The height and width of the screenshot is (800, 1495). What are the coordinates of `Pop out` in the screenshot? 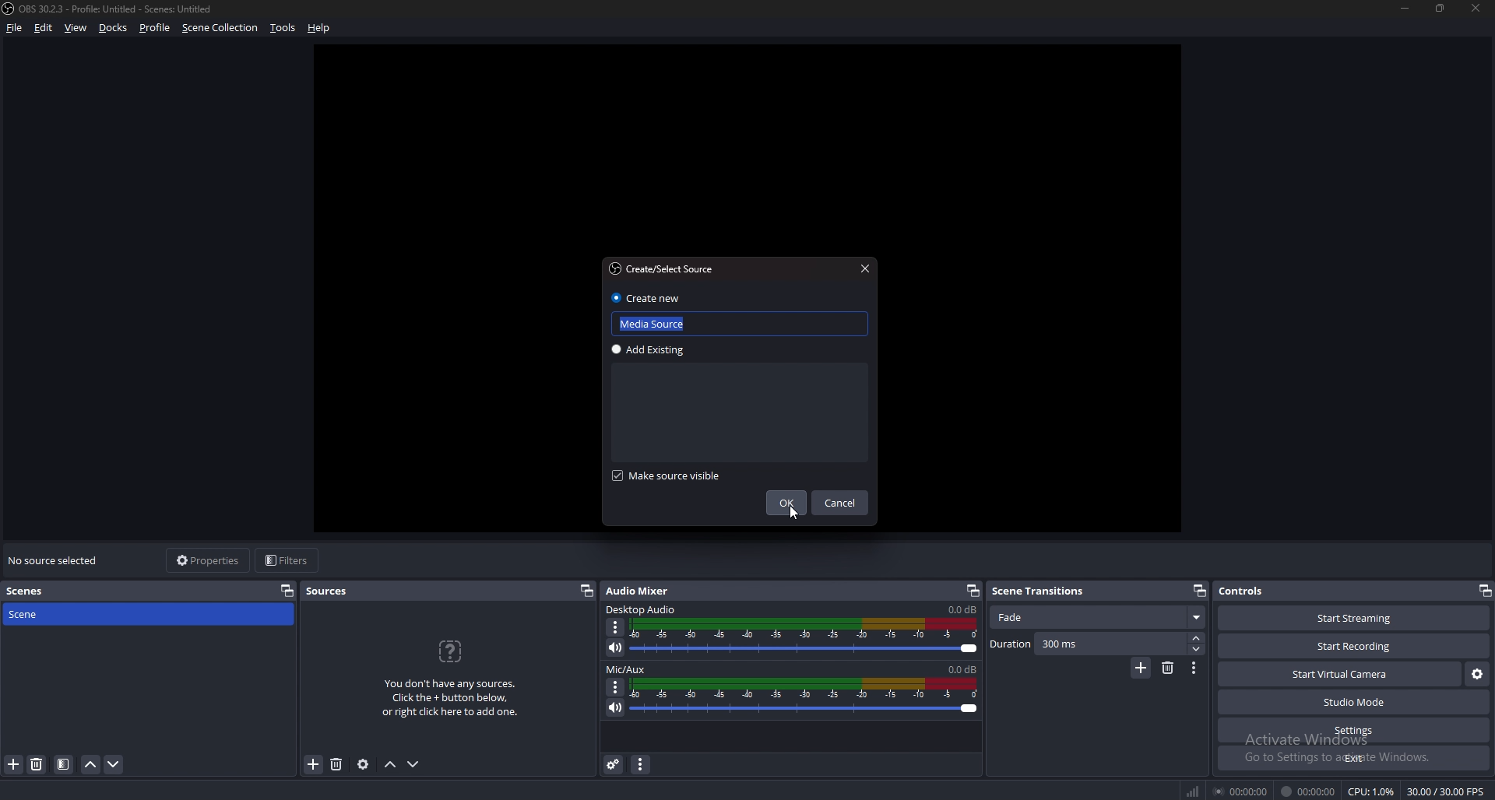 It's located at (973, 591).